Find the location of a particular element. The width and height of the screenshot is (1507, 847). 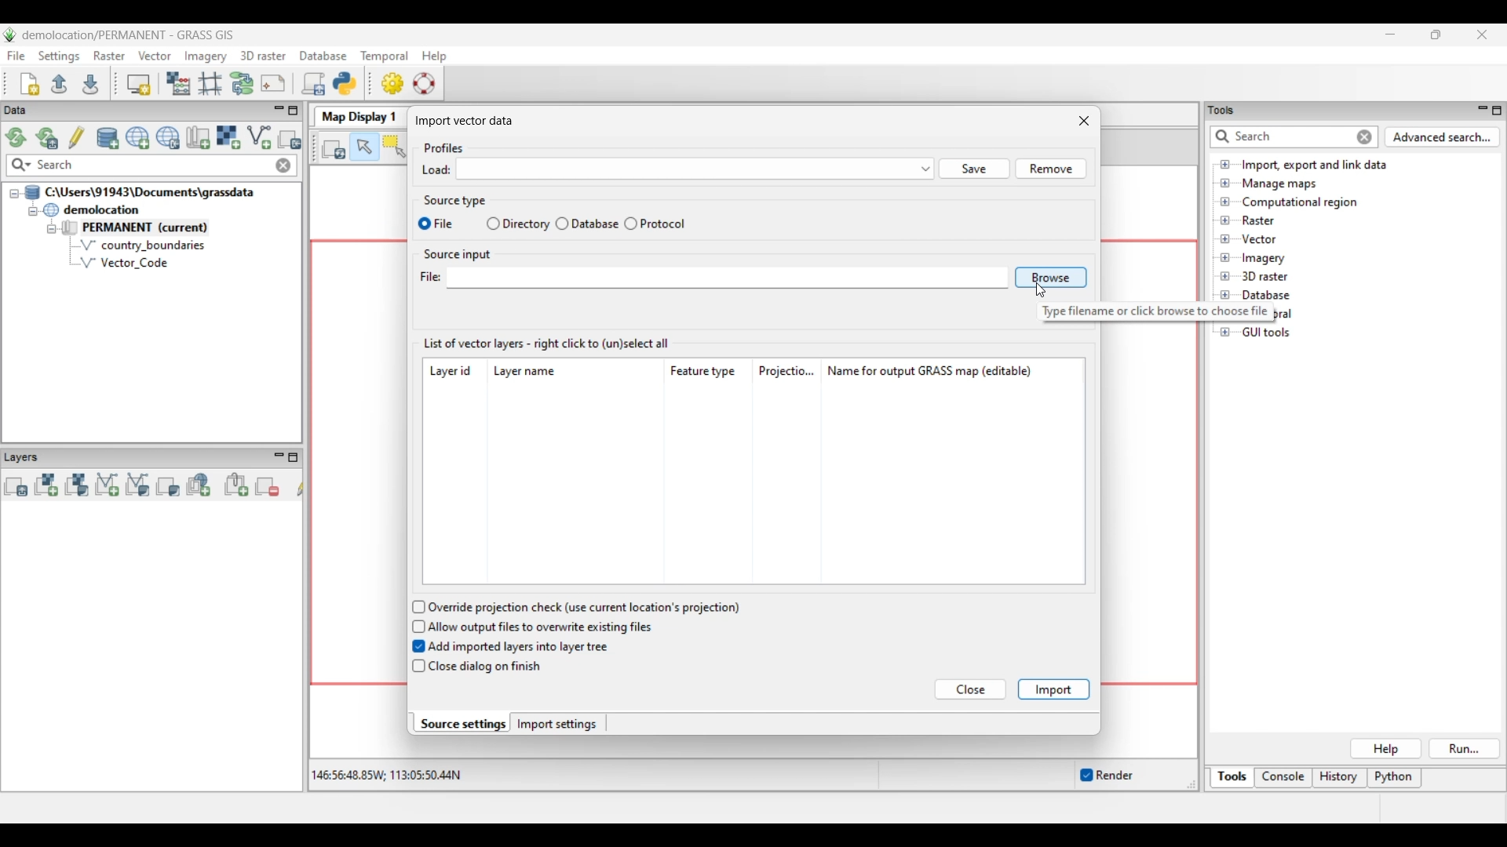

Double click to see files under GUI tools is located at coordinates (1267, 333).